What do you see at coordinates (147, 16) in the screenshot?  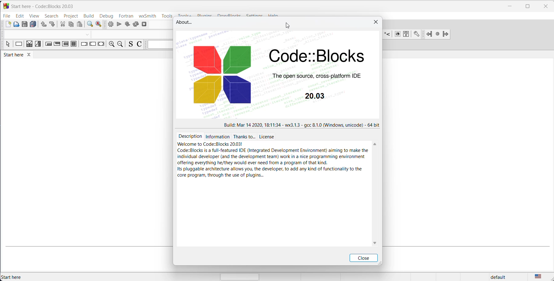 I see `wxsmith` at bounding box center [147, 16].